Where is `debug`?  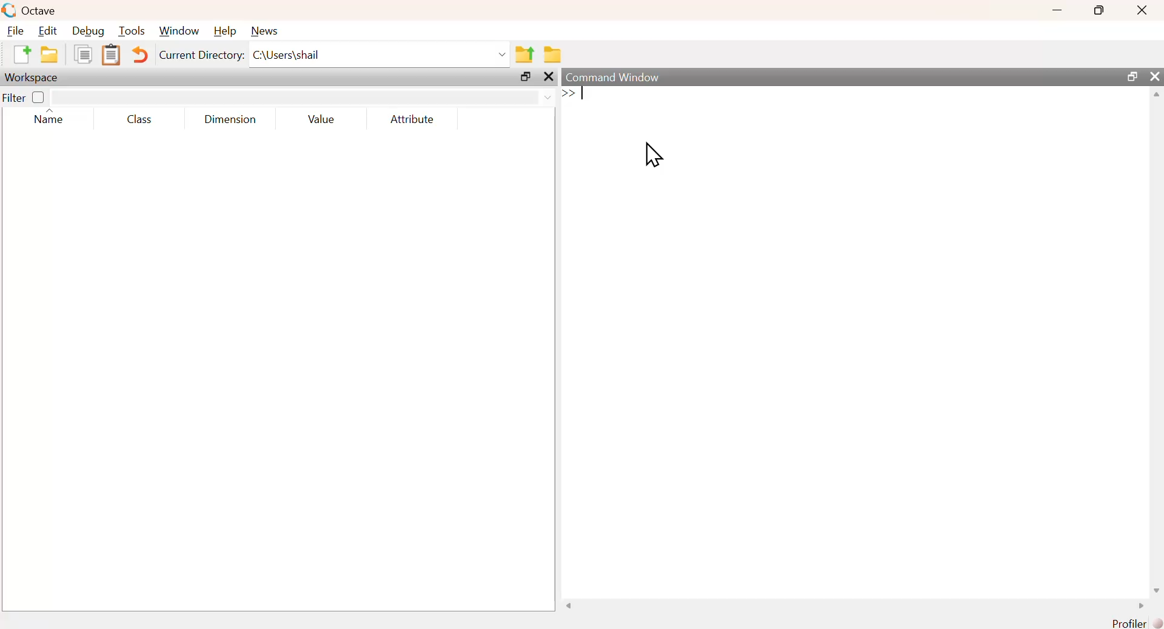 debug is located at coordinates (88, 32).